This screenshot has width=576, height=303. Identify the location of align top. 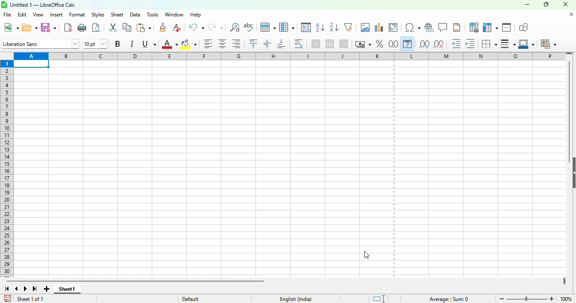
(253, 44).